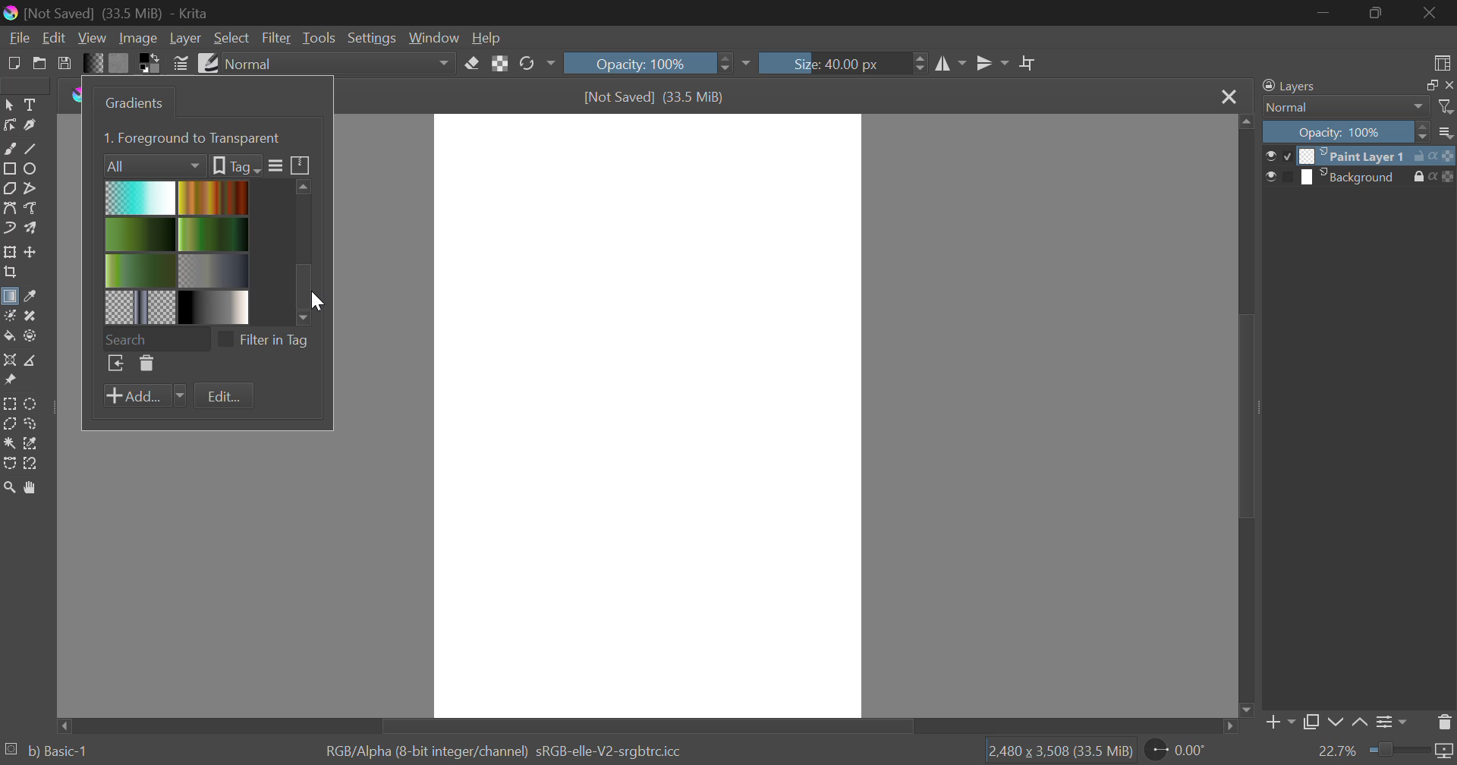 The height and width of the screenshot is (765, 1457). Describe the element at coordinates (29, 336) in the screenshot. I see `Enclose and Fill` at that location.